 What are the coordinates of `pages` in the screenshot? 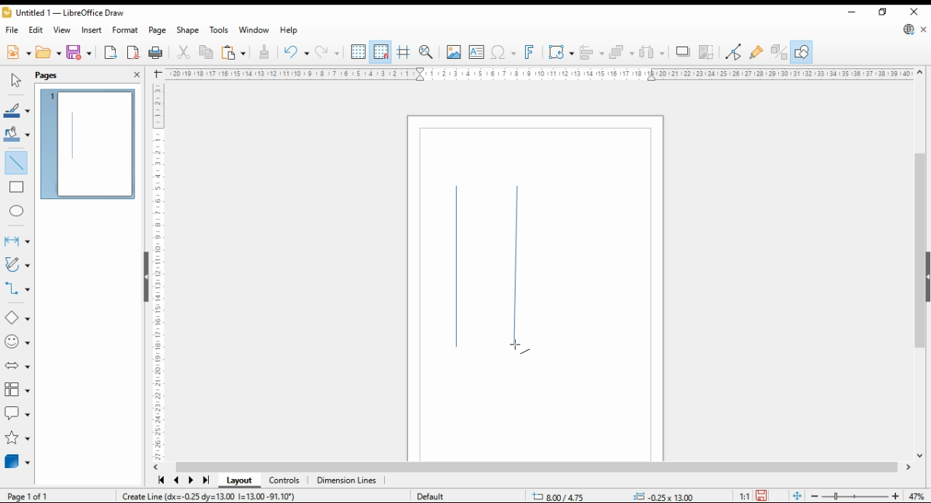 It's located at (60, 74).